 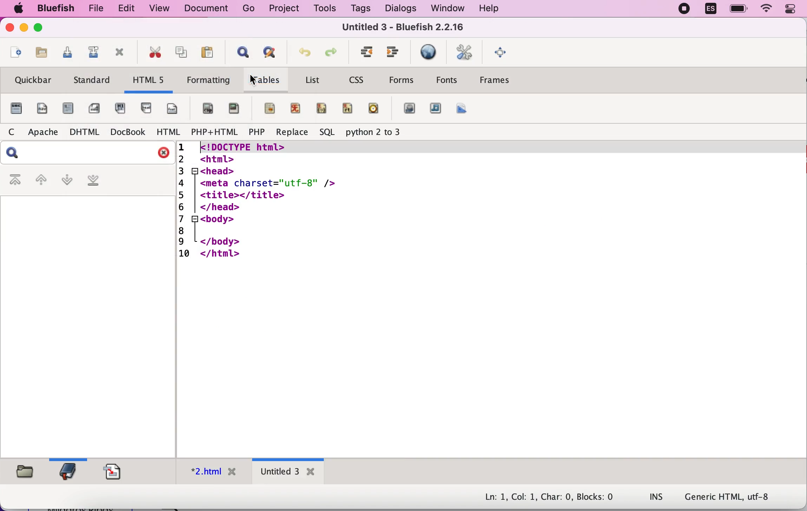 I want to click on document, so click(x=204, y=8).